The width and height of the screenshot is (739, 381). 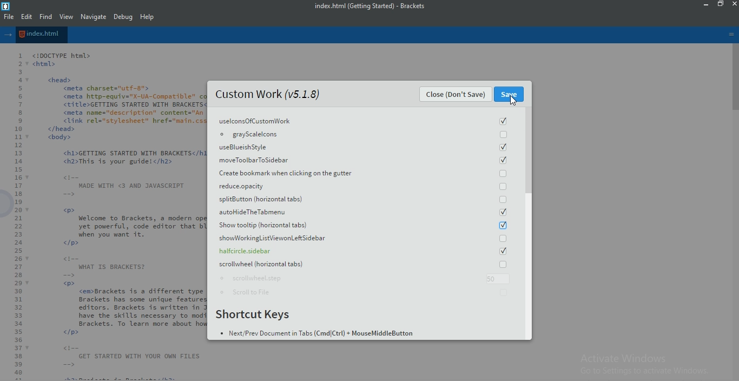 What do you see at coordinates (364, 147) in the screenshot?
I see `useBlueish Style` at bounding box center [364, 147].